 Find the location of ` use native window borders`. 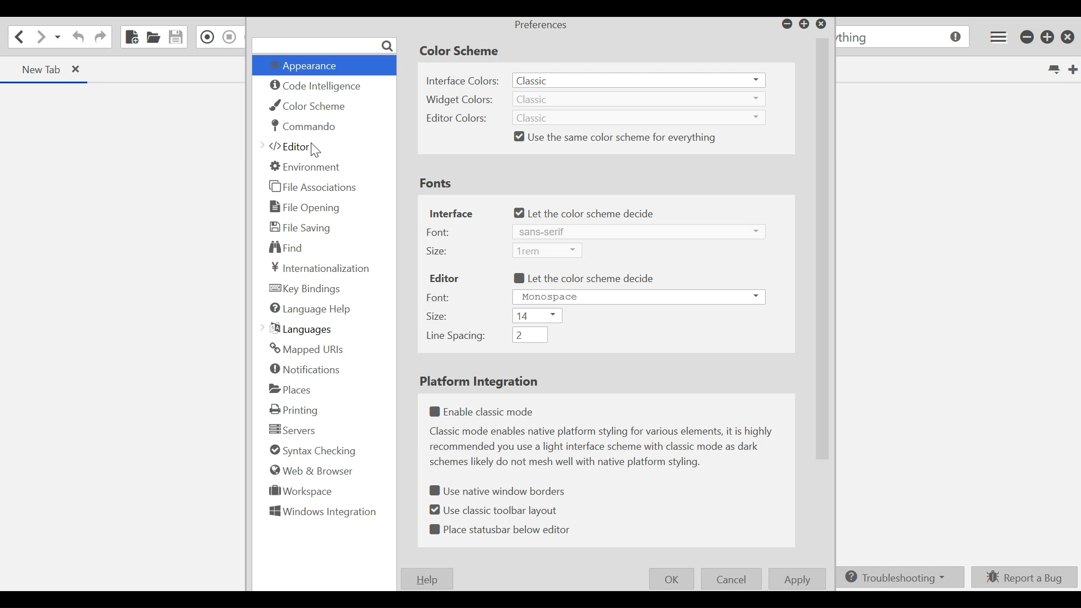

 use native window borders is located at coordinates (495, 491).